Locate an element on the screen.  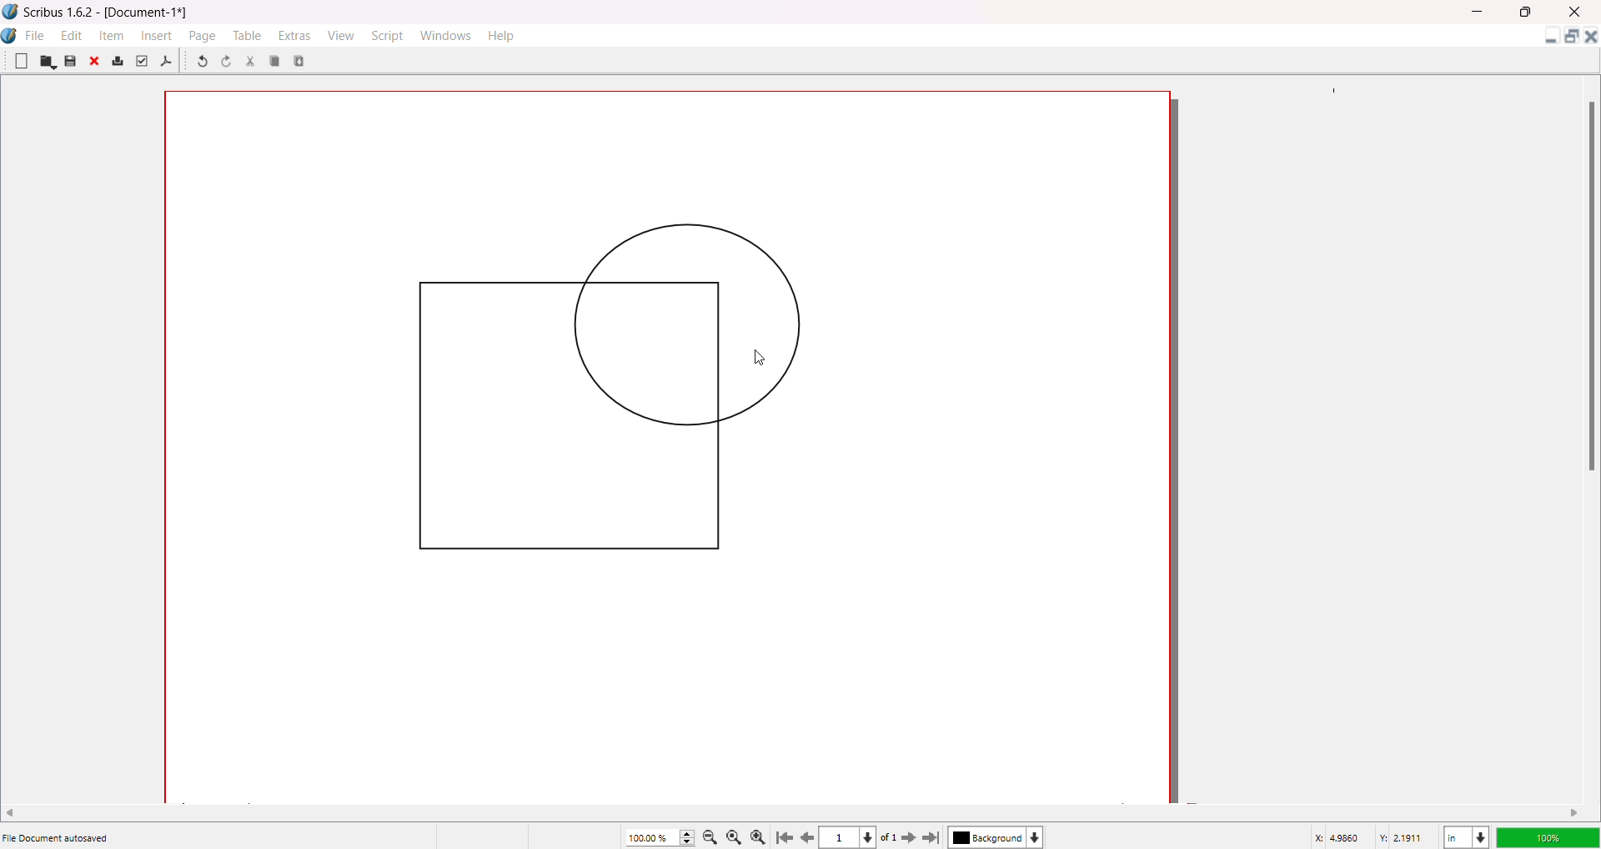
Windows is located at coordinates (449, 35).